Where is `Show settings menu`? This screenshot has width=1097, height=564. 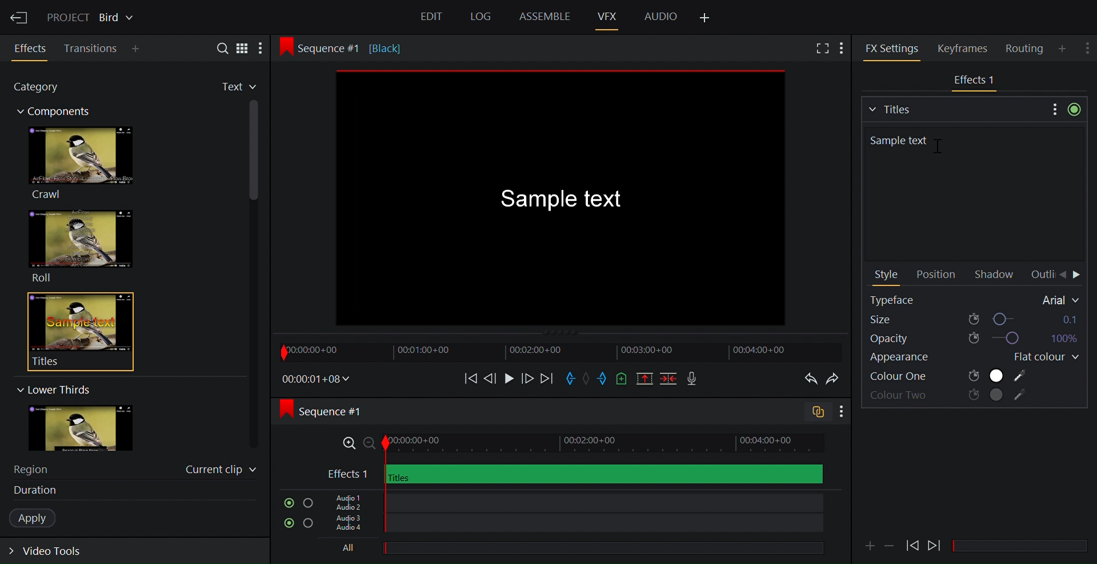
Show settings menu is located at coordinates (1053, 108).